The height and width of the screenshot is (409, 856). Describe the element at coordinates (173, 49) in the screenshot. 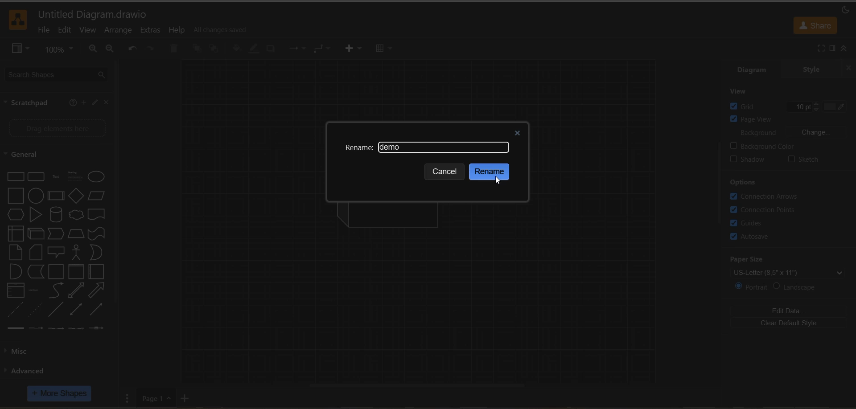

I see `delete` at that location.